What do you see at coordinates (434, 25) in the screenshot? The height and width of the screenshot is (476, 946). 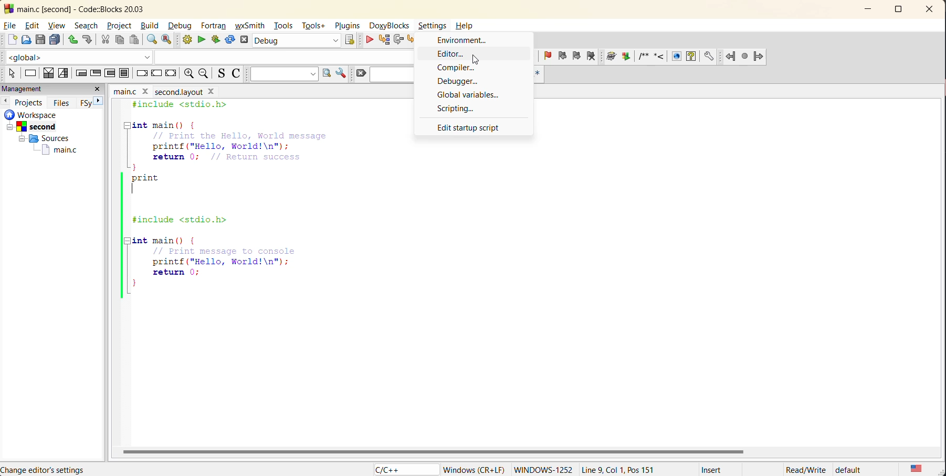 I see `Settings` at bounding box center [434, 25].